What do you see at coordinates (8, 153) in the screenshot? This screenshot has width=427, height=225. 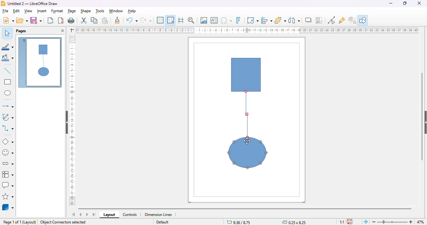 I see `symbol shapes` at bounding box center [8, 153].